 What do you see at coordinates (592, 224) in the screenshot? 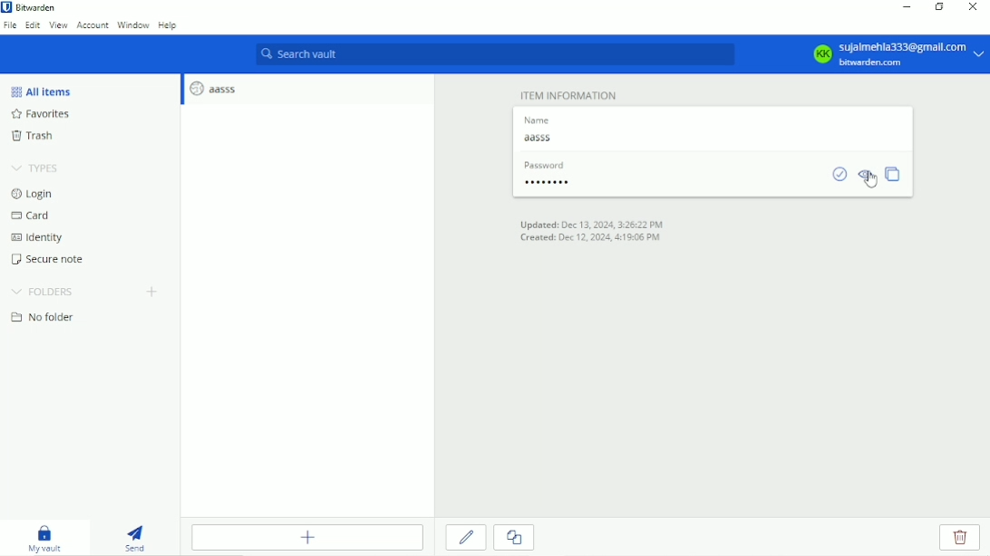
I see `Updated on` at bounding box center [592, 224].